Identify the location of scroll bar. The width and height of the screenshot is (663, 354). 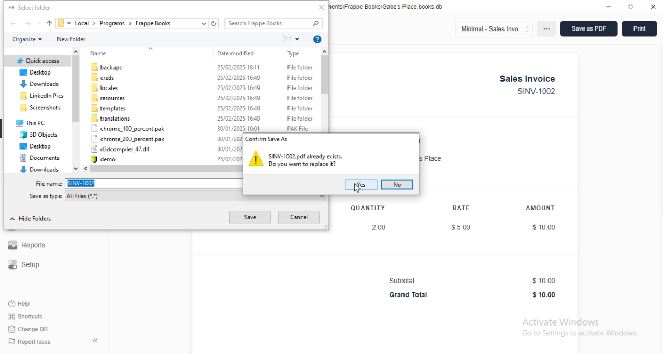
(325, 86).